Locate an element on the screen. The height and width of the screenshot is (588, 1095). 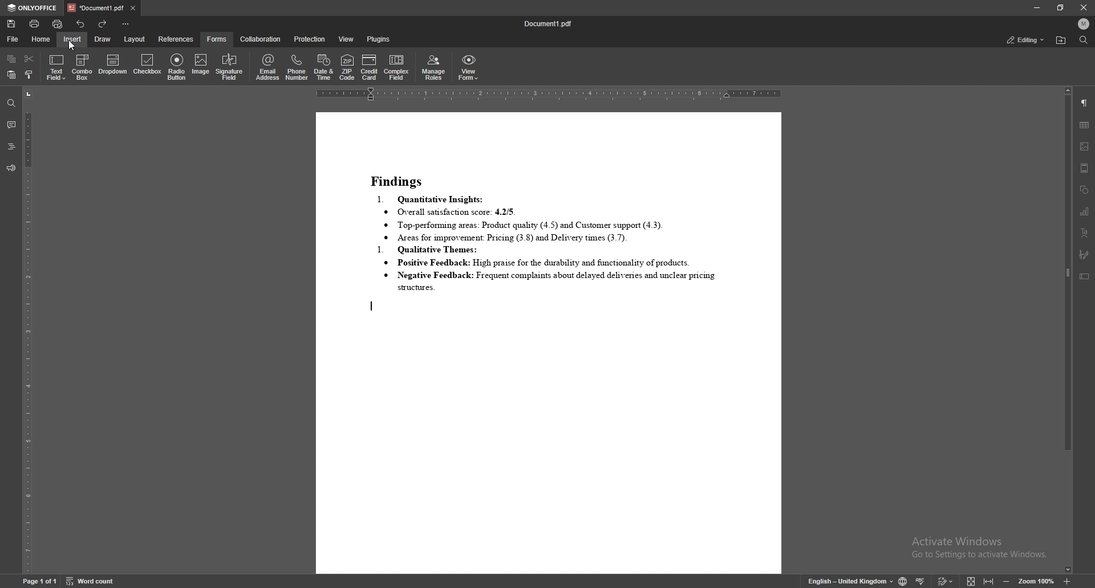
locate file is located at coordinates (1061, 40).